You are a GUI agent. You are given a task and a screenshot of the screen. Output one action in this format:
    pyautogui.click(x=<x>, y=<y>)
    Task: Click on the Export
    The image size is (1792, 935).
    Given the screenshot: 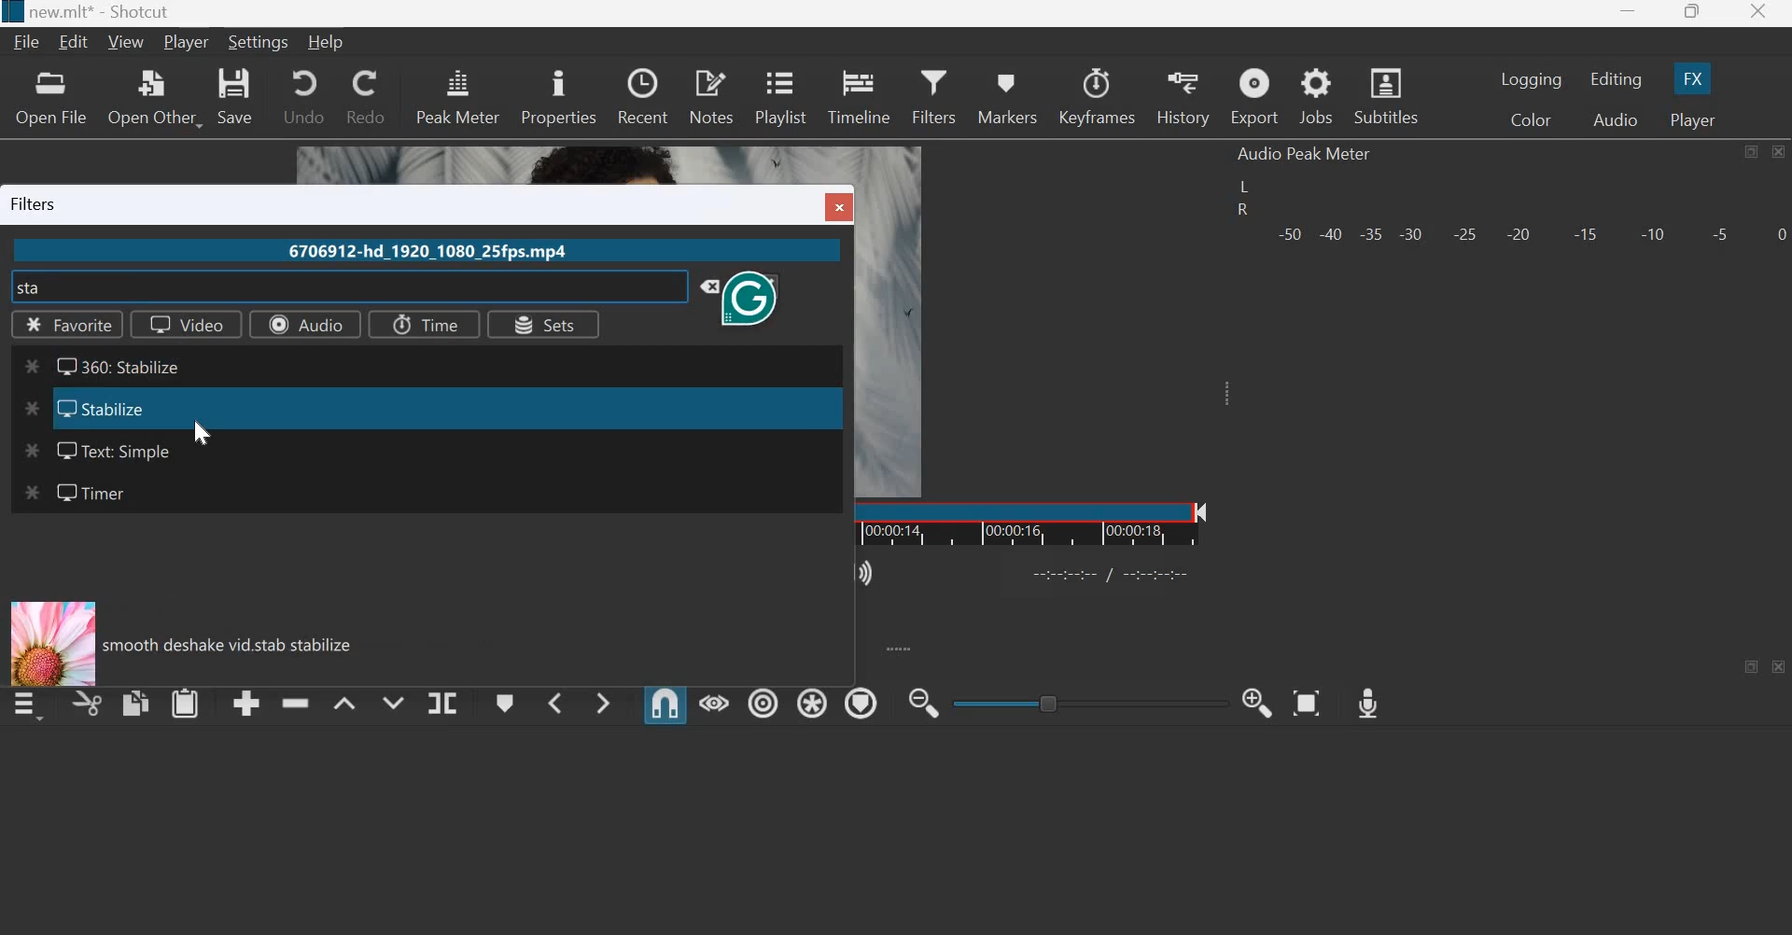 What is the action you would take?
    pyautogui.click(x=1254, y=96)
    